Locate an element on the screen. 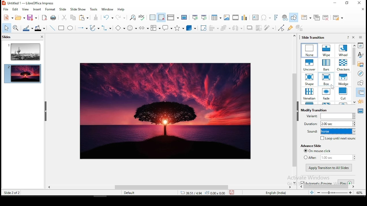 This screenshot has width=367, height=206. file is located at coordinates (6, 9).